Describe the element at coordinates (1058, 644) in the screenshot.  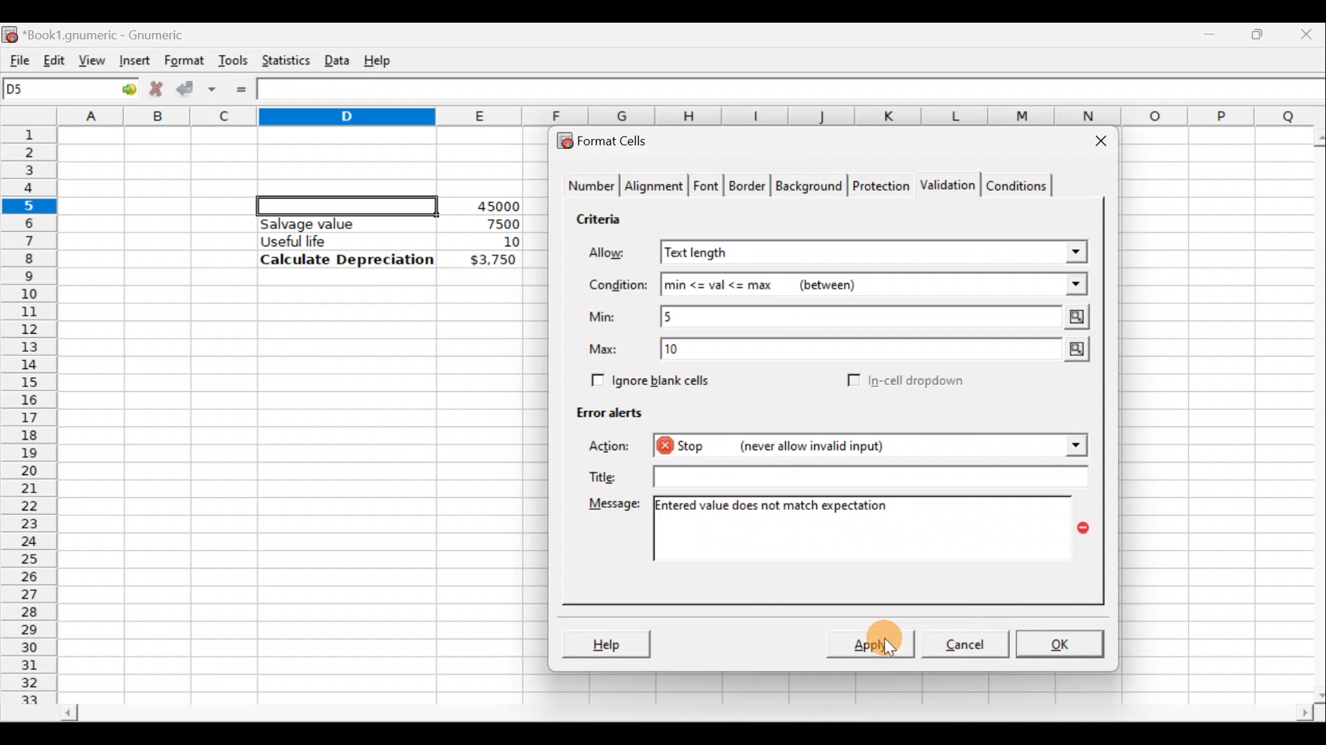
I see `OK` at that location.